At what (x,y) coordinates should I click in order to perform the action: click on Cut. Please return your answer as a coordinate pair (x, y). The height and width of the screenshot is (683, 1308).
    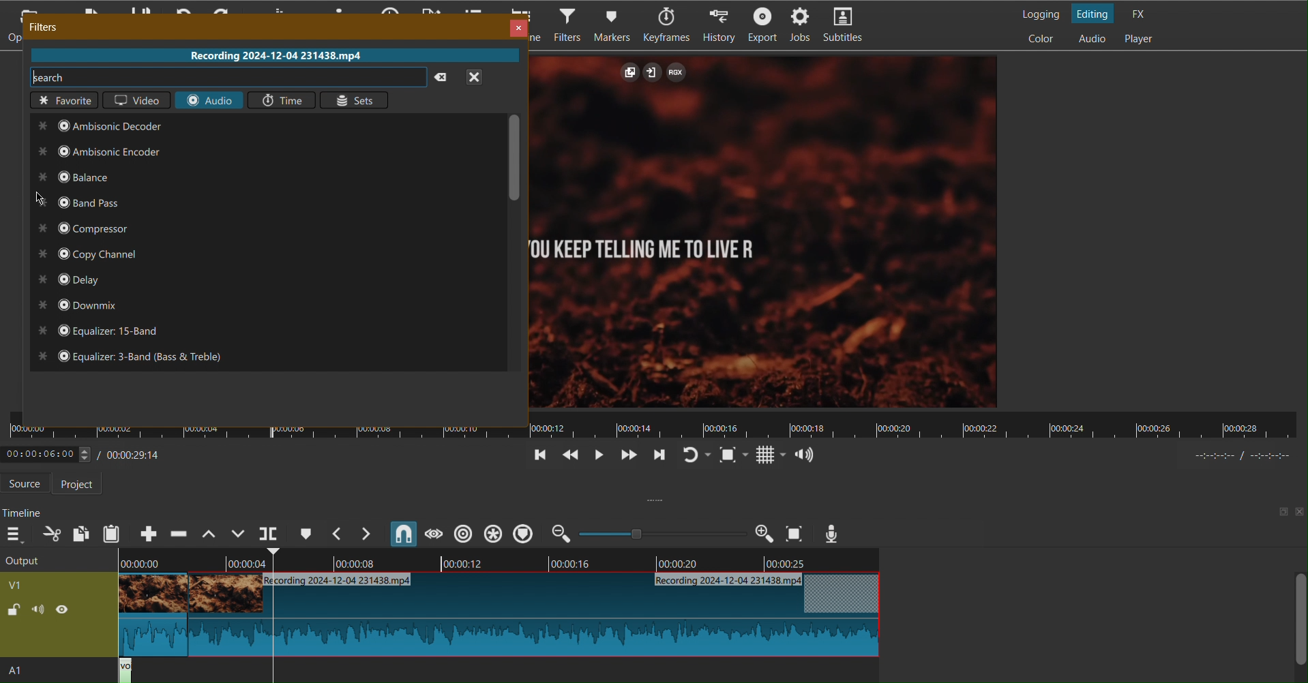
    Looking at the image, I should click on (51, 533).